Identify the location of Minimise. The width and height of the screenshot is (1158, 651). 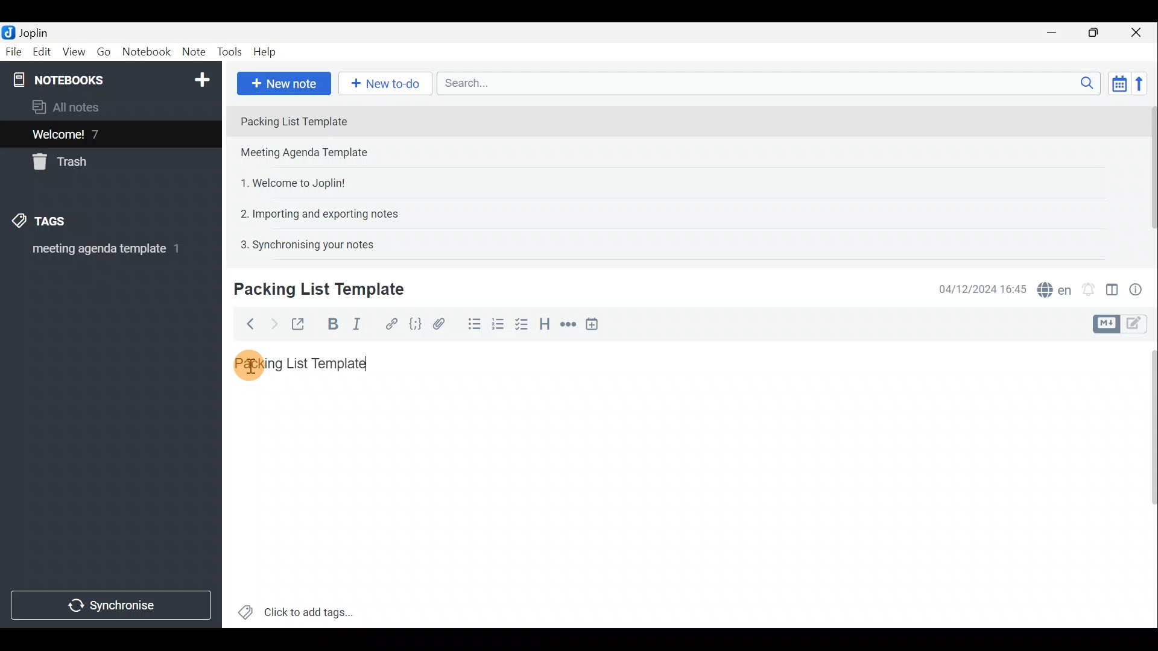
(1058, 34).